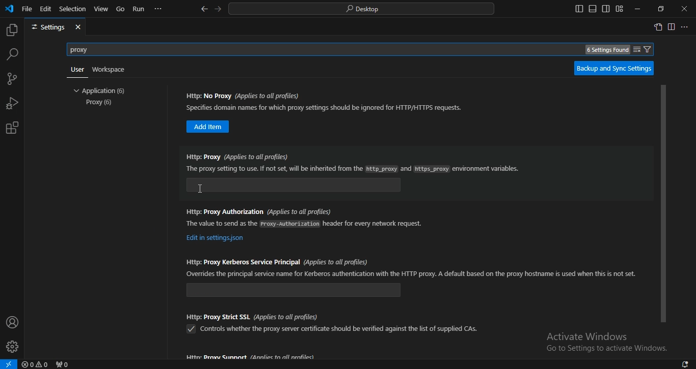 Image resolution: width=696 pixels, height=369 pixels. I want to click on minimize, so click(638, 10).